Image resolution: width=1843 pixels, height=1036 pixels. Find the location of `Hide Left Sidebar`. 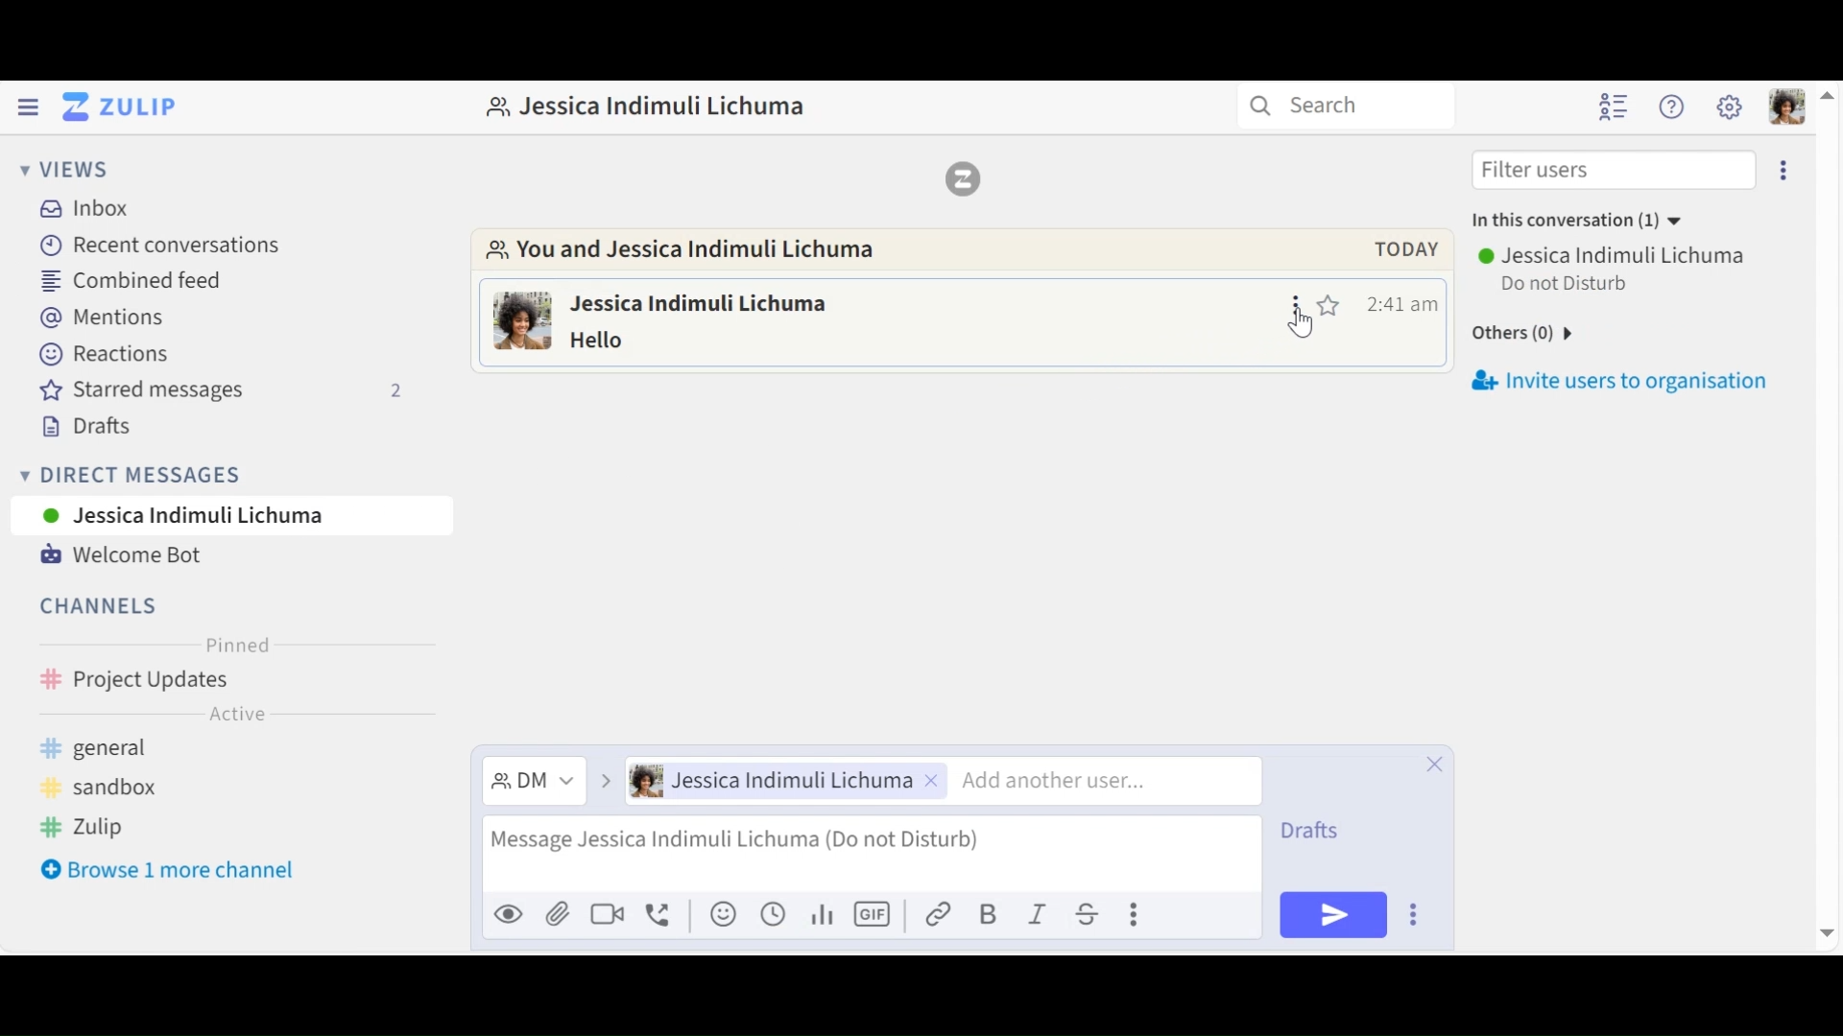

Hide Left Sidebar is located at coordinates (27, 106).